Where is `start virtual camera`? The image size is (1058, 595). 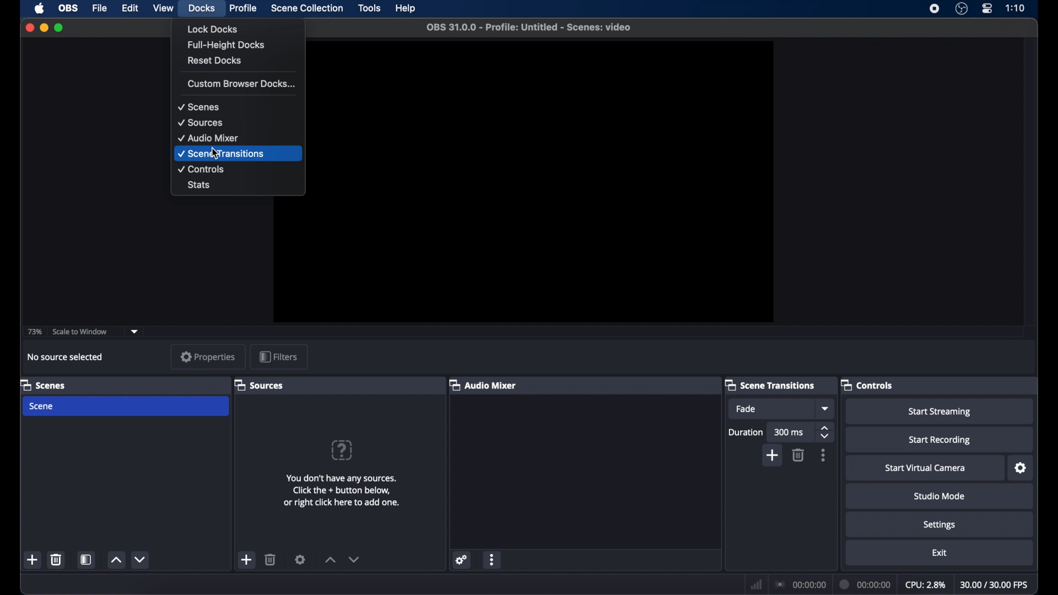 start virtual camera is located at coordinates (925, 468).